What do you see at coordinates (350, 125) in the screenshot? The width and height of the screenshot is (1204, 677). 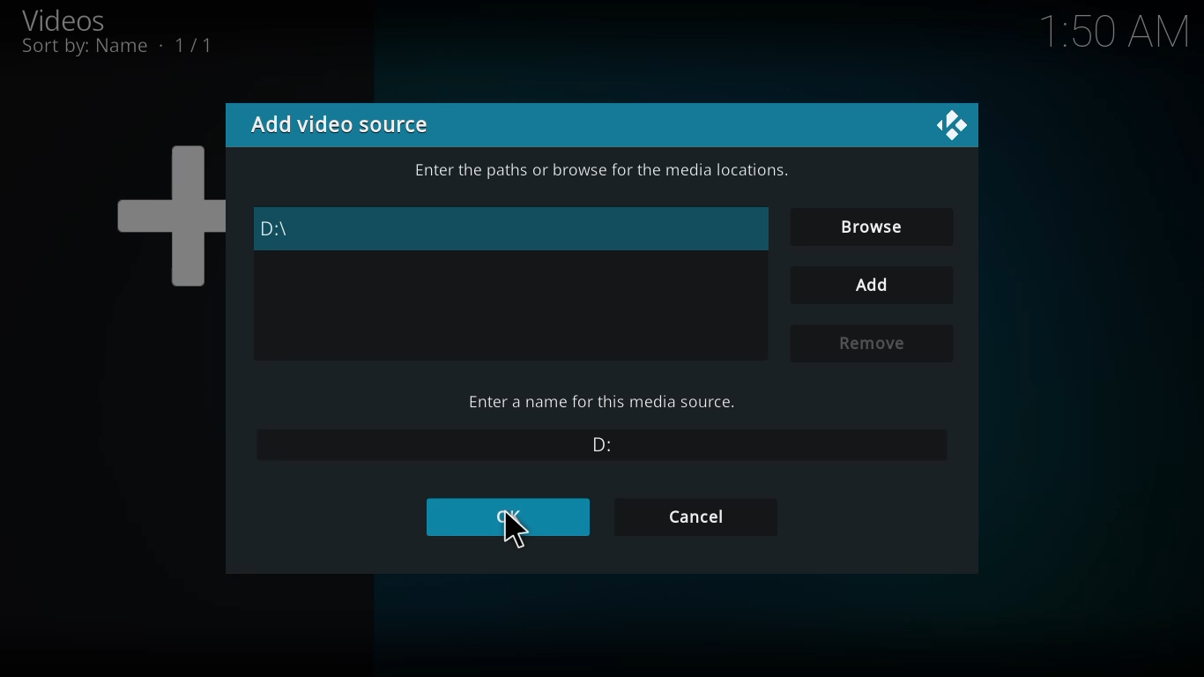 I see `add video source` at bounding box center [350, 125].